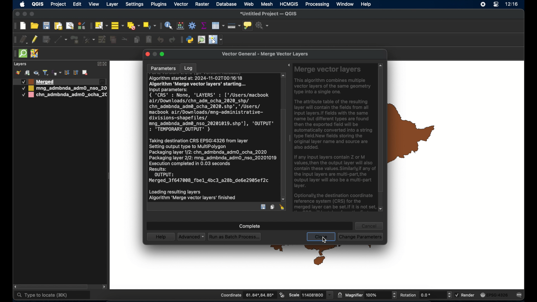  I want to click on expand, so click(99, 63).